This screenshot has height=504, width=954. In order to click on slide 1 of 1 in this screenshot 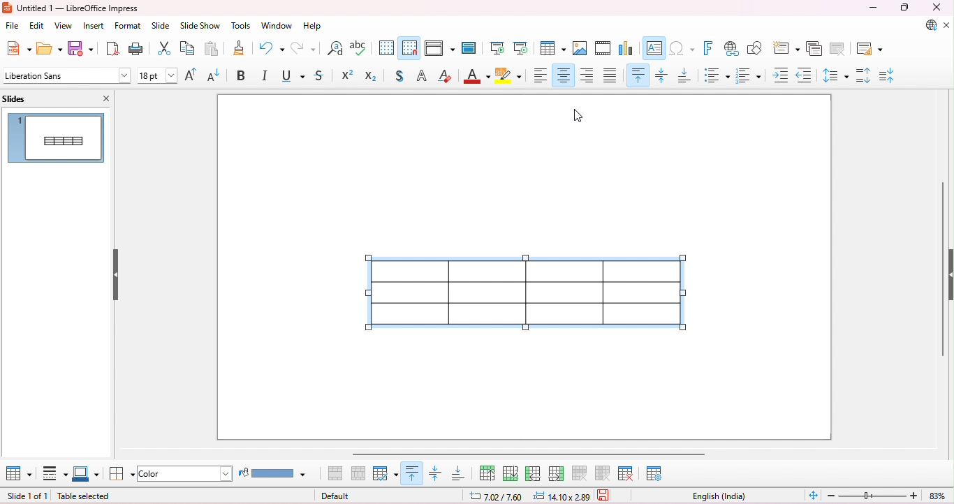, I will do `click(28, 496)`.